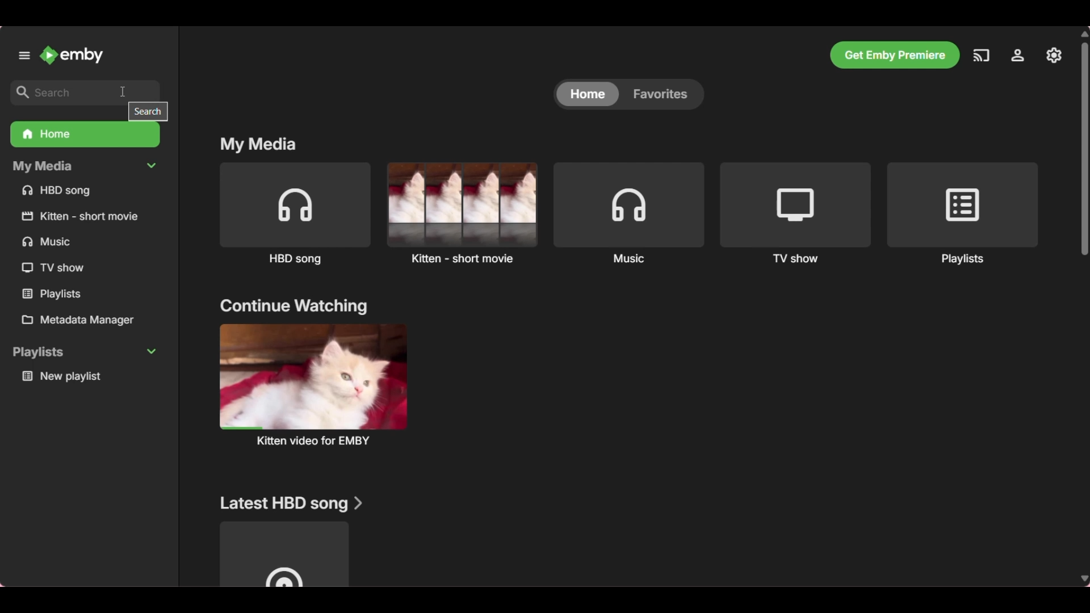  Describe the element at coordinates (260, 145) in the screenshot. I see `My media` at that location.